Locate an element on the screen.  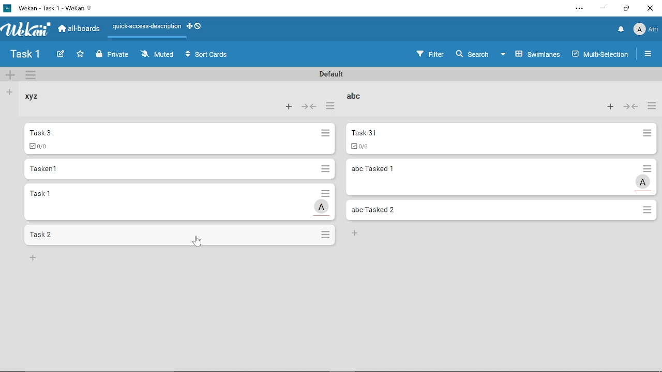
Collapse is located at coordinates (631, 107).